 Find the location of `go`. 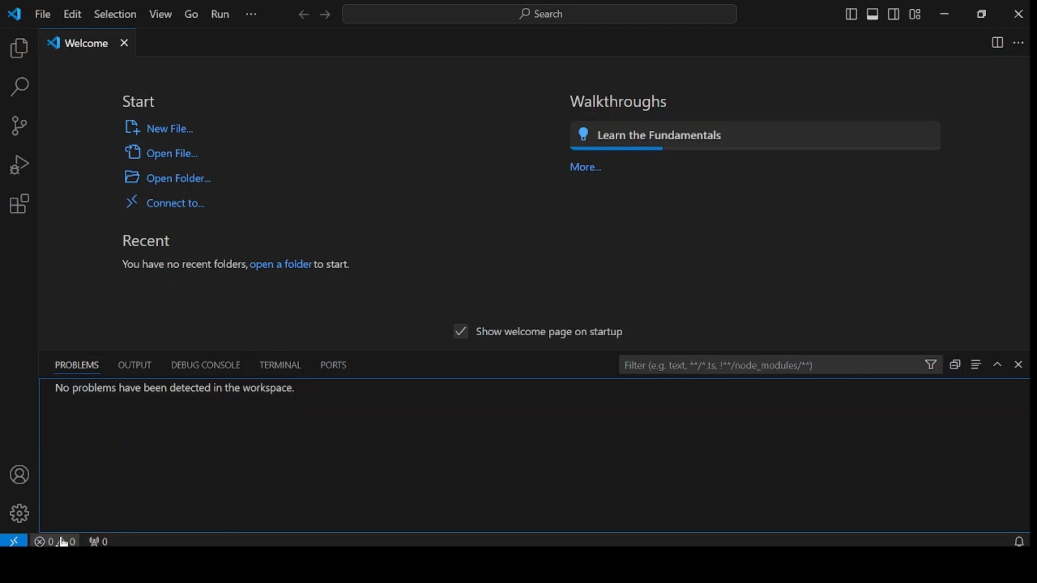

go is located at coordinates (190, 15).